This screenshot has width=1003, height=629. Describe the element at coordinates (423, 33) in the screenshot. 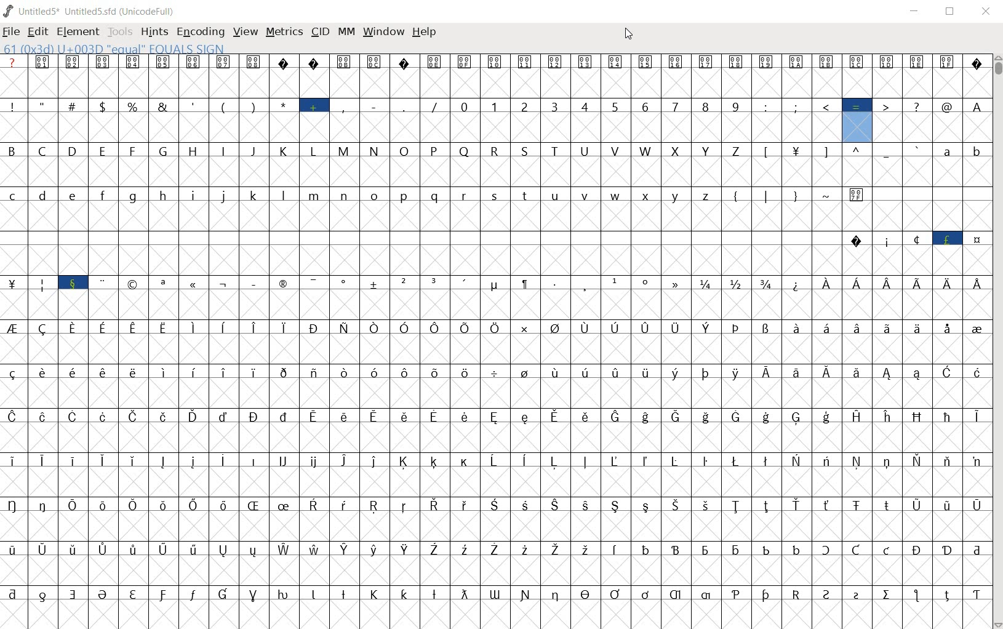

I see `help` at that location.